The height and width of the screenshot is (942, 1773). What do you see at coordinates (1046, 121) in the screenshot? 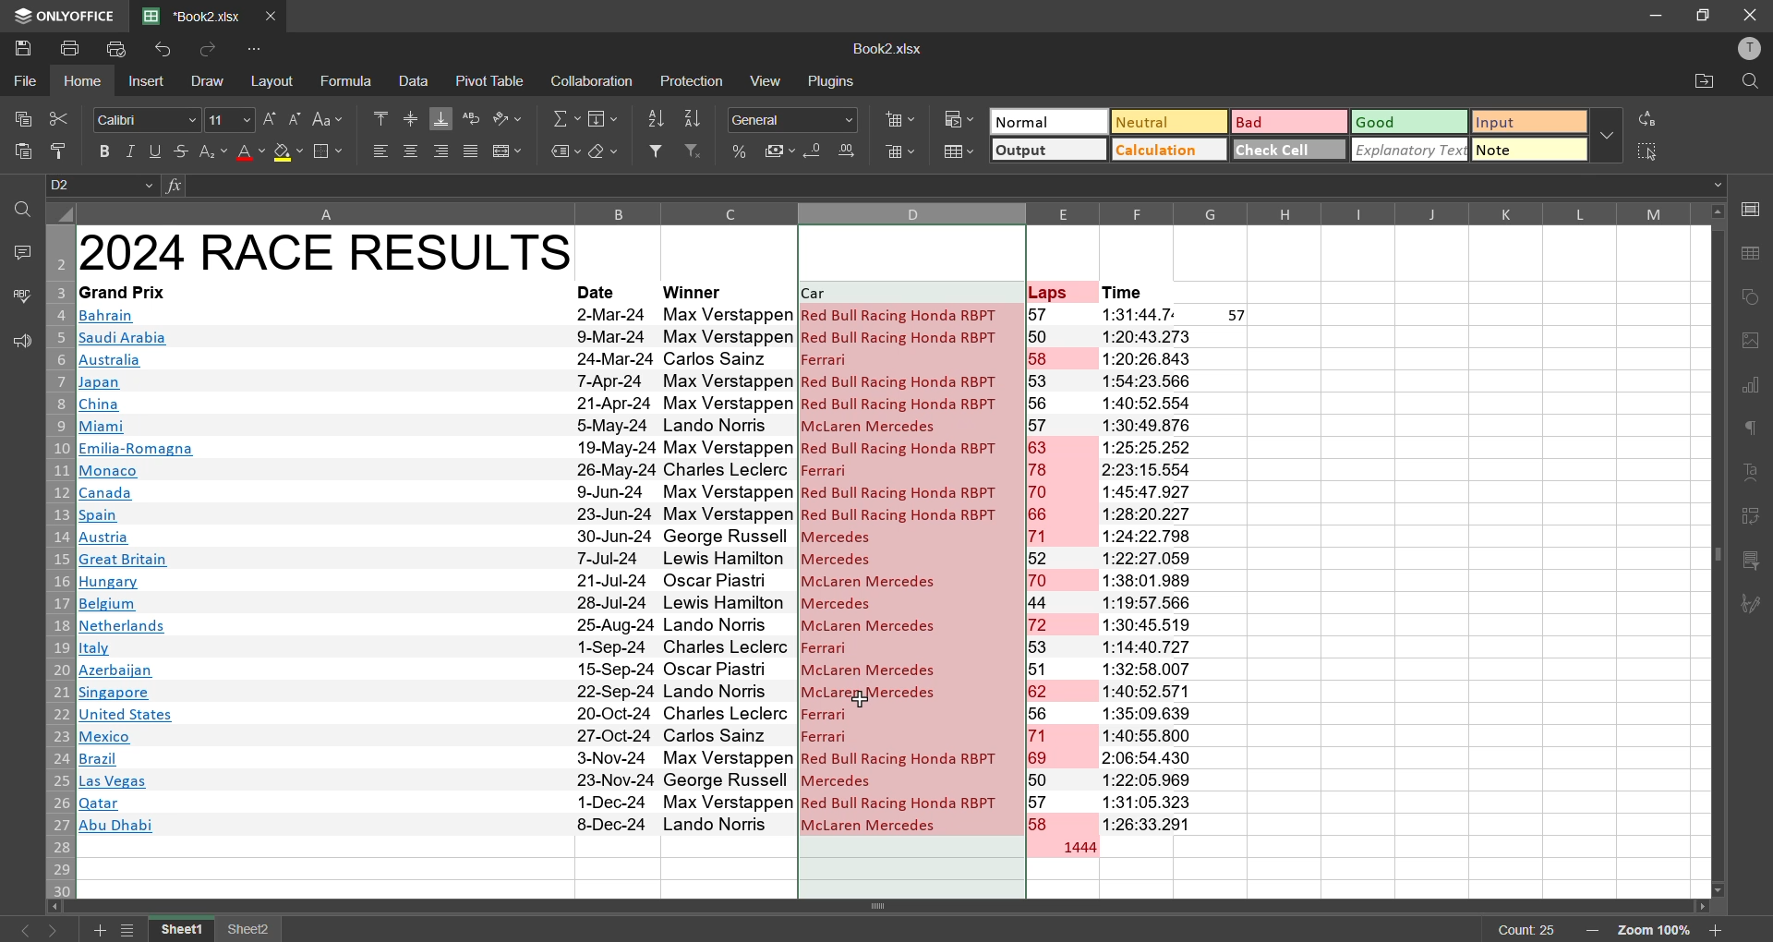
I see `normal` at bounding box center [1046, 121].